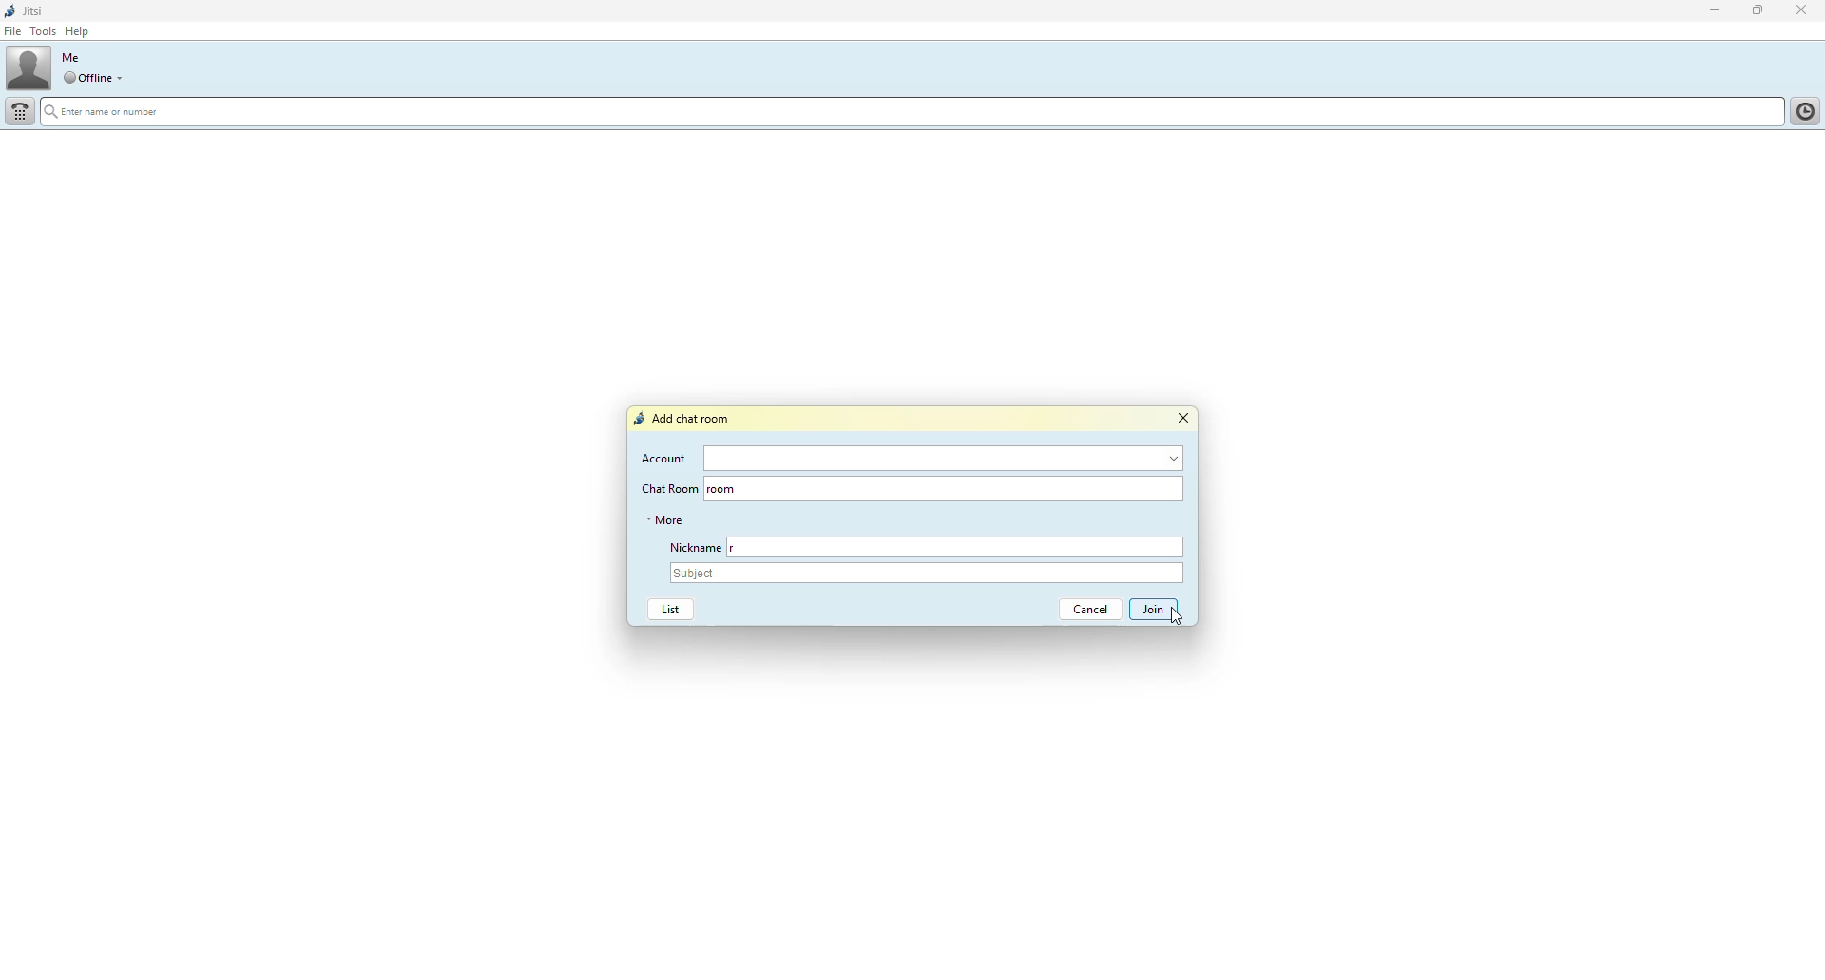 The height and width of the screenshot is (980, 1825). I want to click on minimize, so click(1707, 11).